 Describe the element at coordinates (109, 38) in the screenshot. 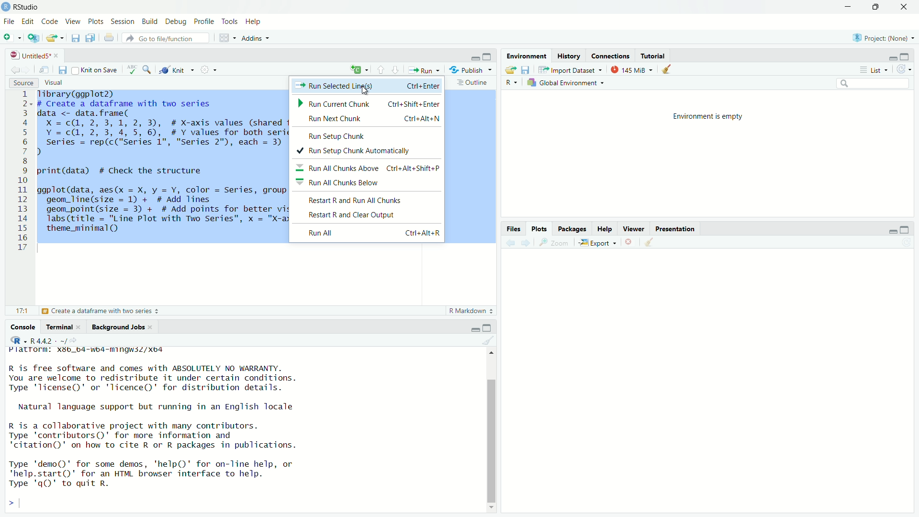

I see `Print the current file` at that location.